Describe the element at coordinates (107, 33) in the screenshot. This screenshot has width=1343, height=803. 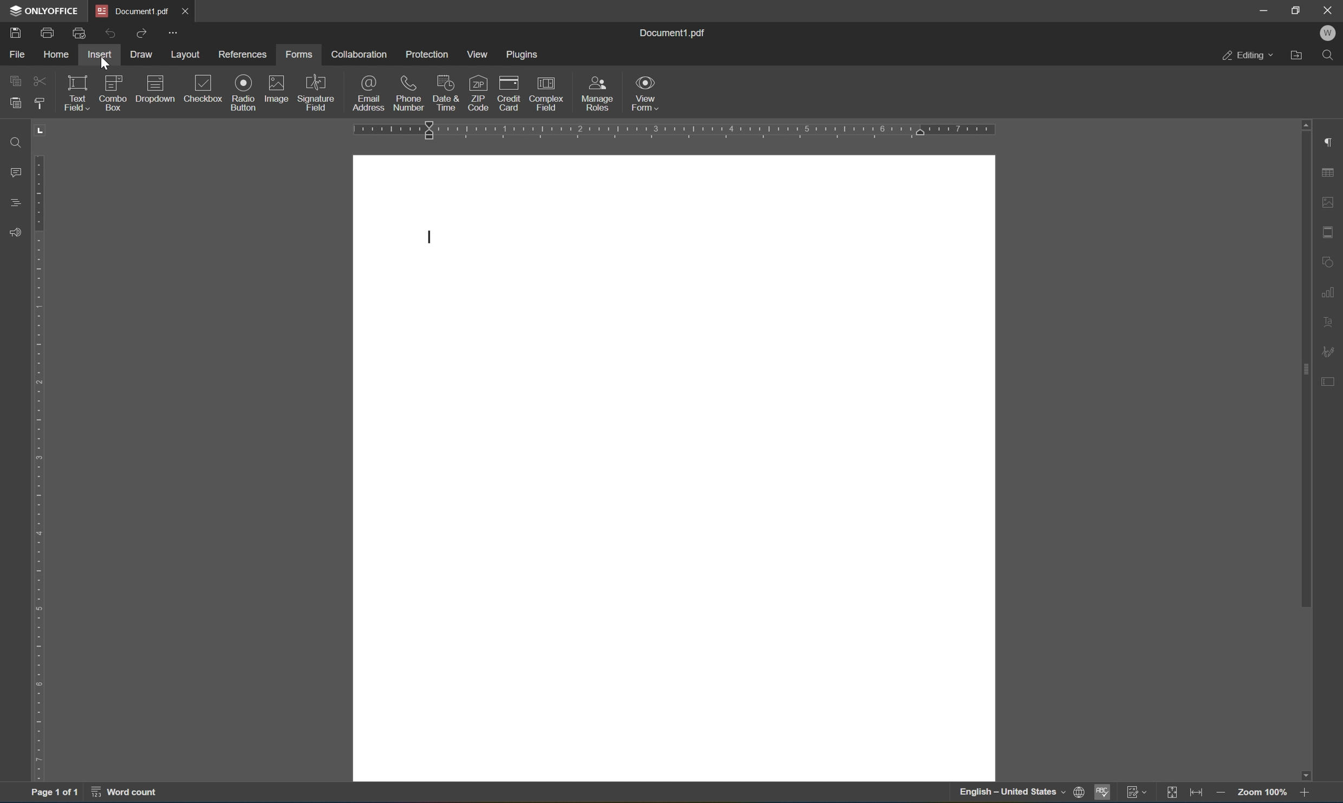
I see `undo` at that location.